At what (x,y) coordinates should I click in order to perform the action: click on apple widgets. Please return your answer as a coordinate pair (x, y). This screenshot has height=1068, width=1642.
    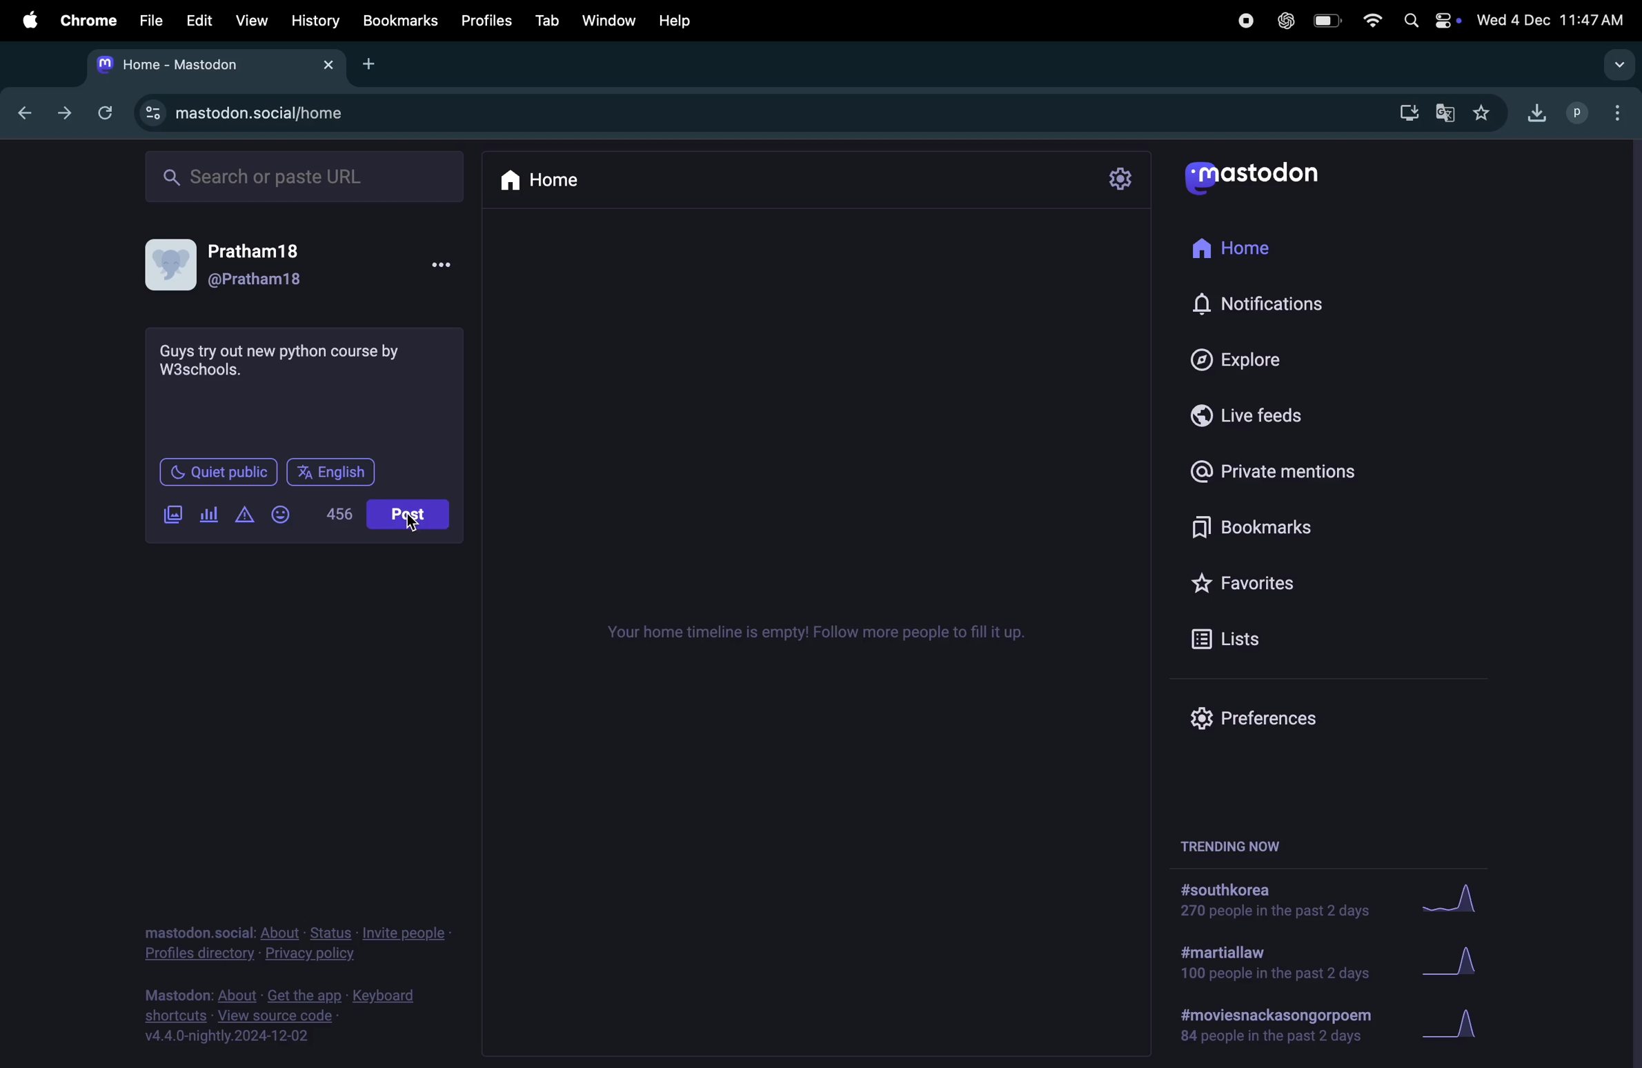
    Looking at the image, I should click on (1428, 19).